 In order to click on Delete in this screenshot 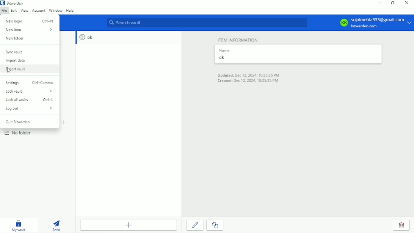, I will do `click(402, 225)`.